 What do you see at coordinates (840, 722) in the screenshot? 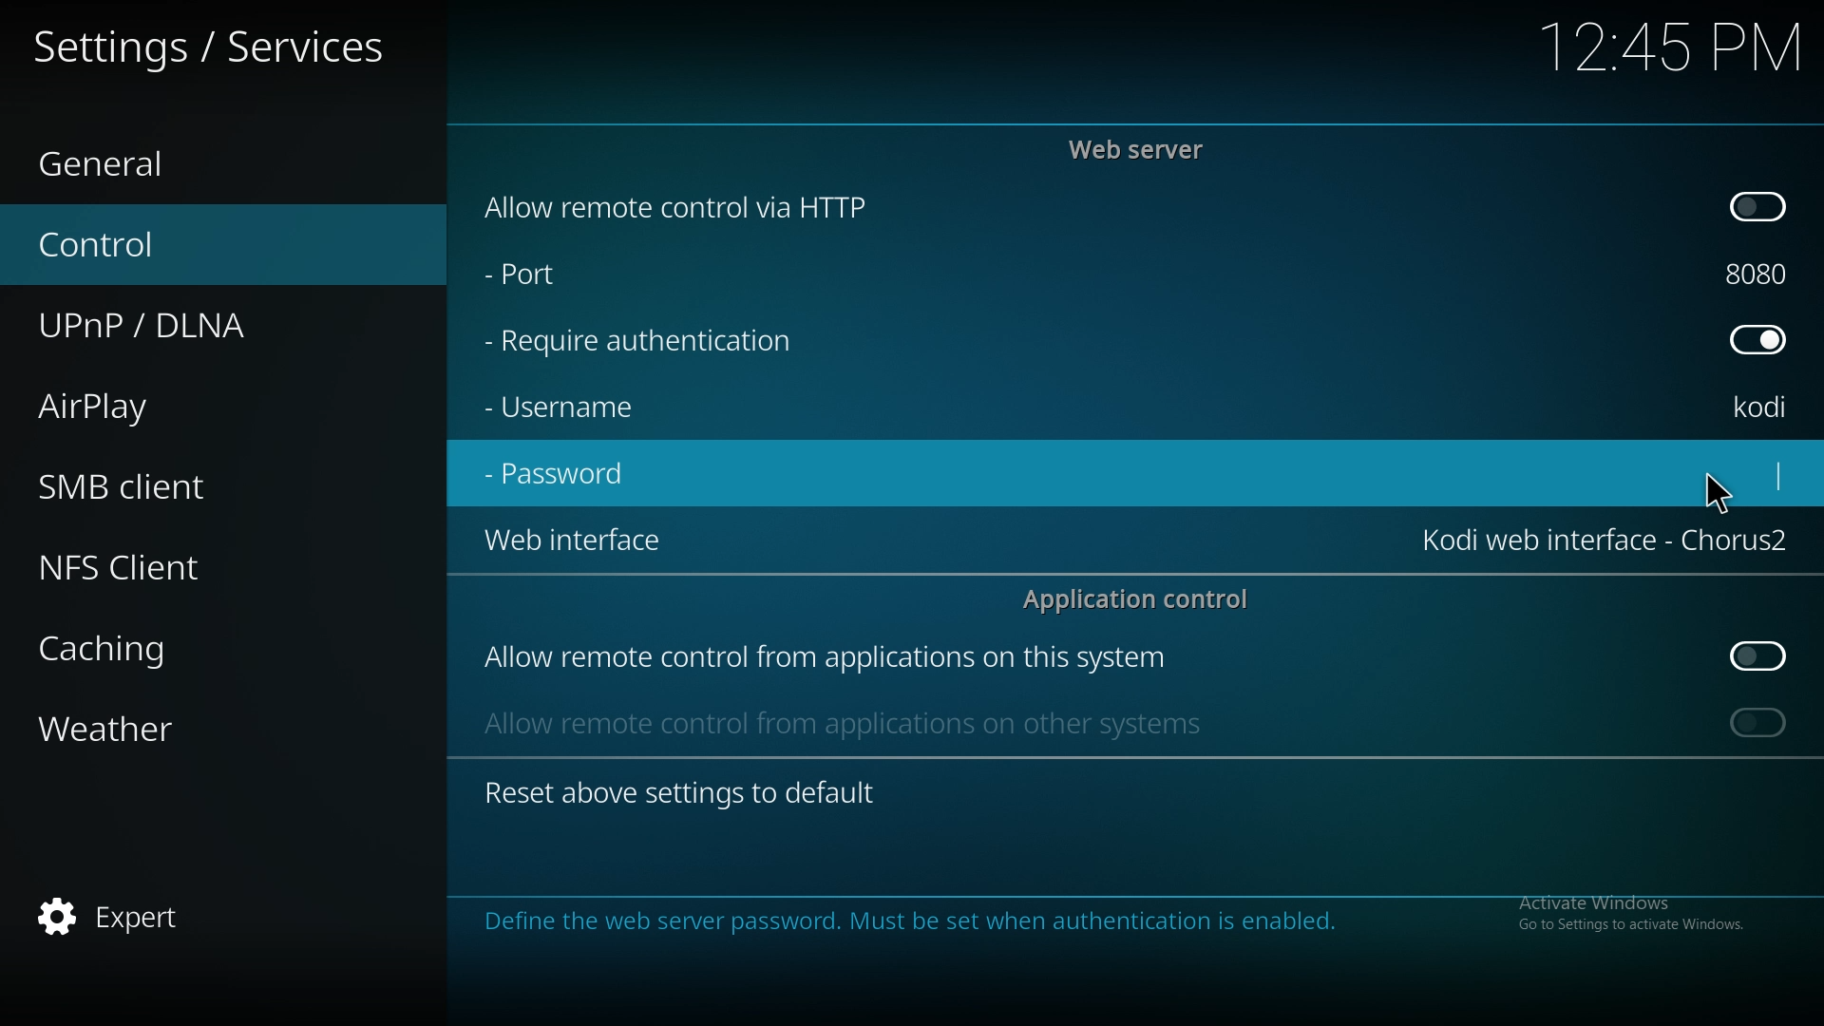
I see `allow remote control from other system` at bounding box center [840, 722].